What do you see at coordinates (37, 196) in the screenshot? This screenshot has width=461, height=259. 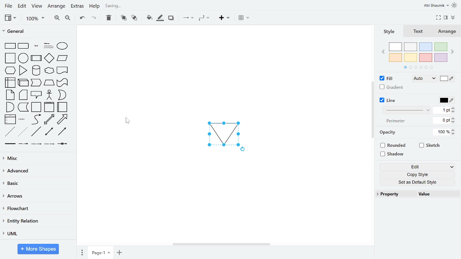 I see `arrows` at bounding box center [37, 196].